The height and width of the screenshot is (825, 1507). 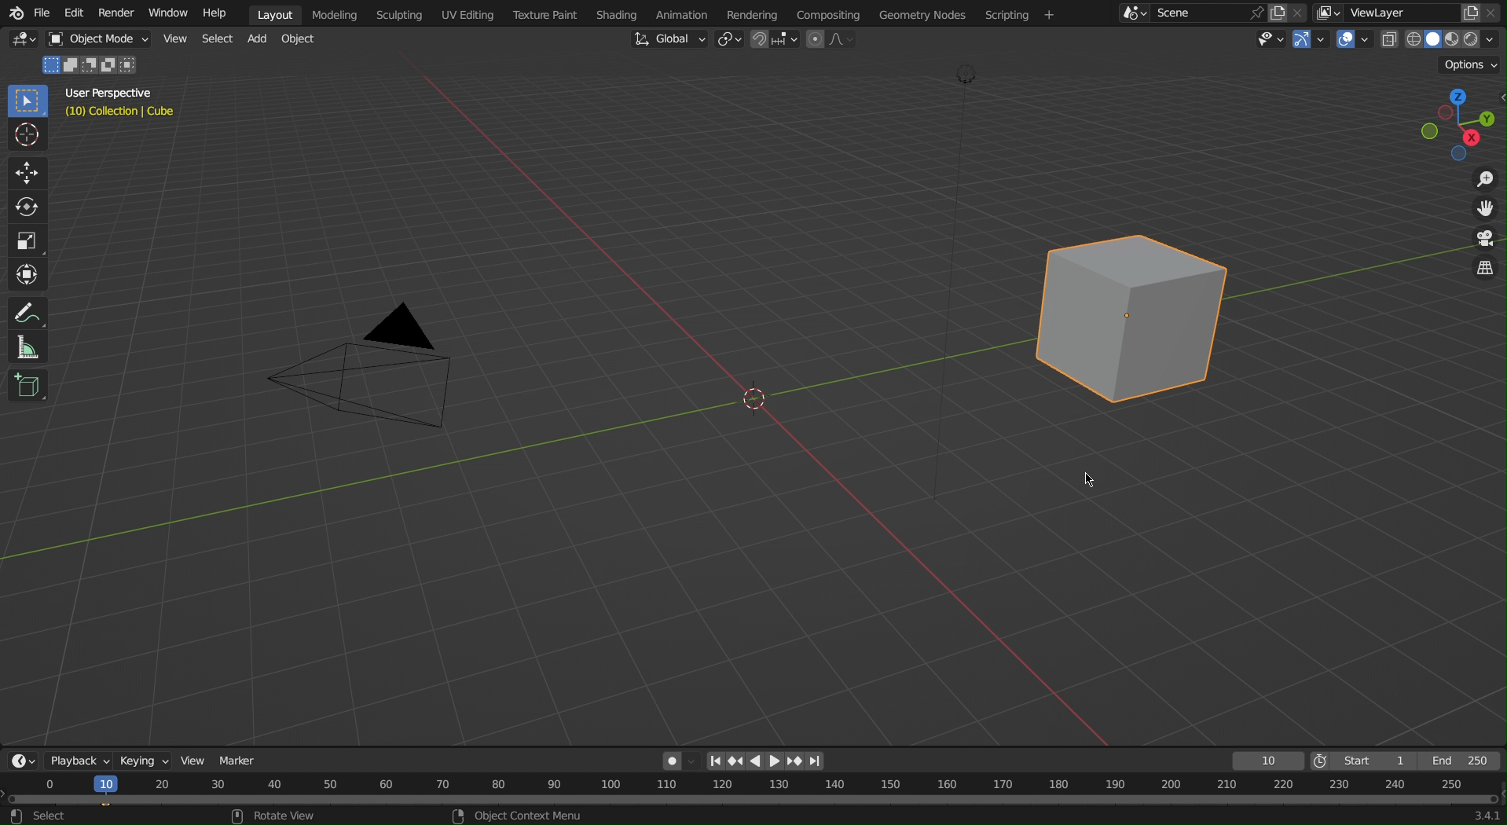 I want to click on Scale, so click(x=29, y=237).